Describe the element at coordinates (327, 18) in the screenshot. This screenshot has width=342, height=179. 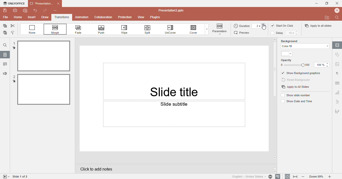
I see `Open file` at that location.